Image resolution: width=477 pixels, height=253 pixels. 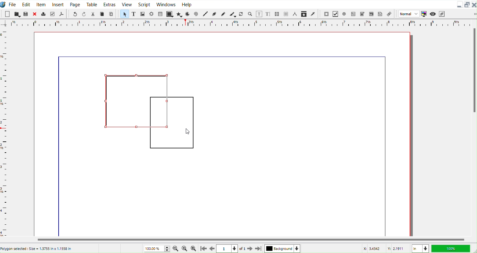 What do you see at coordinates (43, 14) in the screenshot?
I see `Print` at bounding box center [43, 14].